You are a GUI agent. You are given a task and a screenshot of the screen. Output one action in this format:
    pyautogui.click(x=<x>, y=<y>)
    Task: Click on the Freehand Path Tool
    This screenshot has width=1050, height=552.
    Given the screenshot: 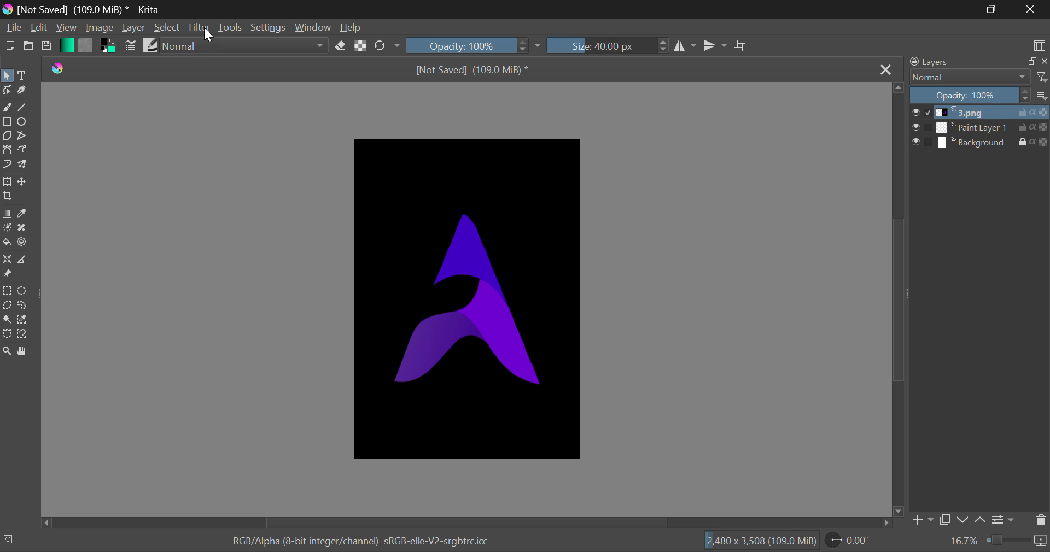 What is the action you would take?
    pyautogui.click(x=23, y=149)
    